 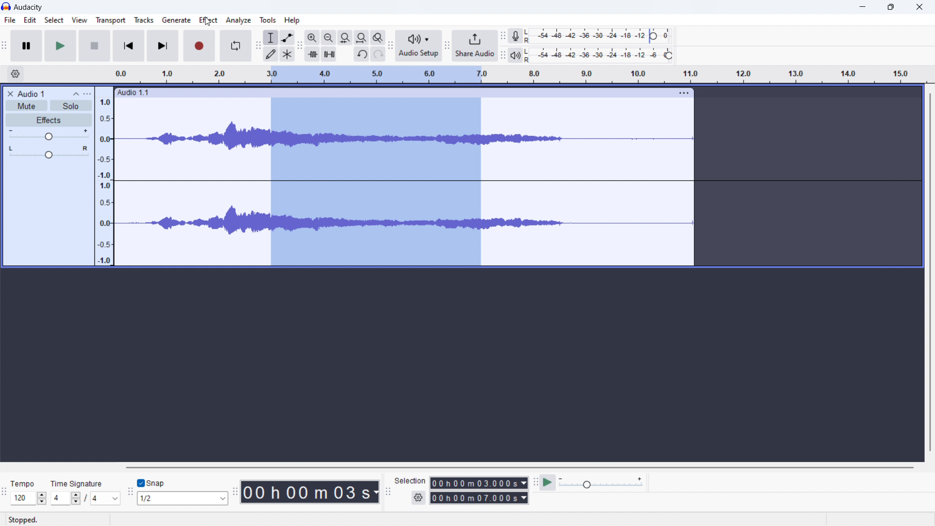 What do you see at coordinates (54, 20) in the screenshot?
I see `select` at bounding box center [54, 20].